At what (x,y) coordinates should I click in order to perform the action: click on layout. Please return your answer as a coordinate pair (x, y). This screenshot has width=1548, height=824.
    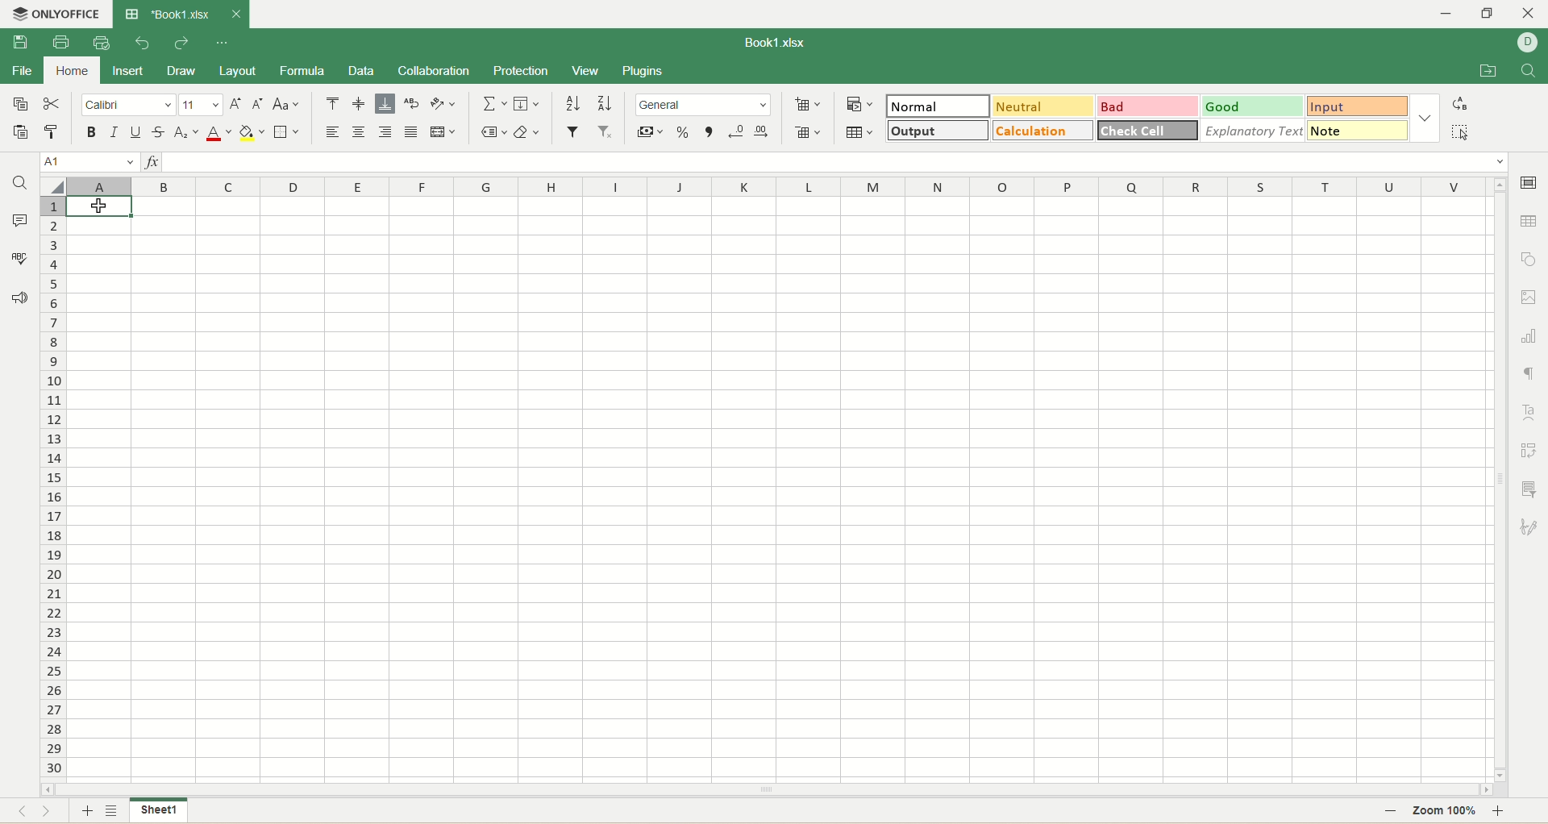
    Looking at the image, I should click on (238, 69).